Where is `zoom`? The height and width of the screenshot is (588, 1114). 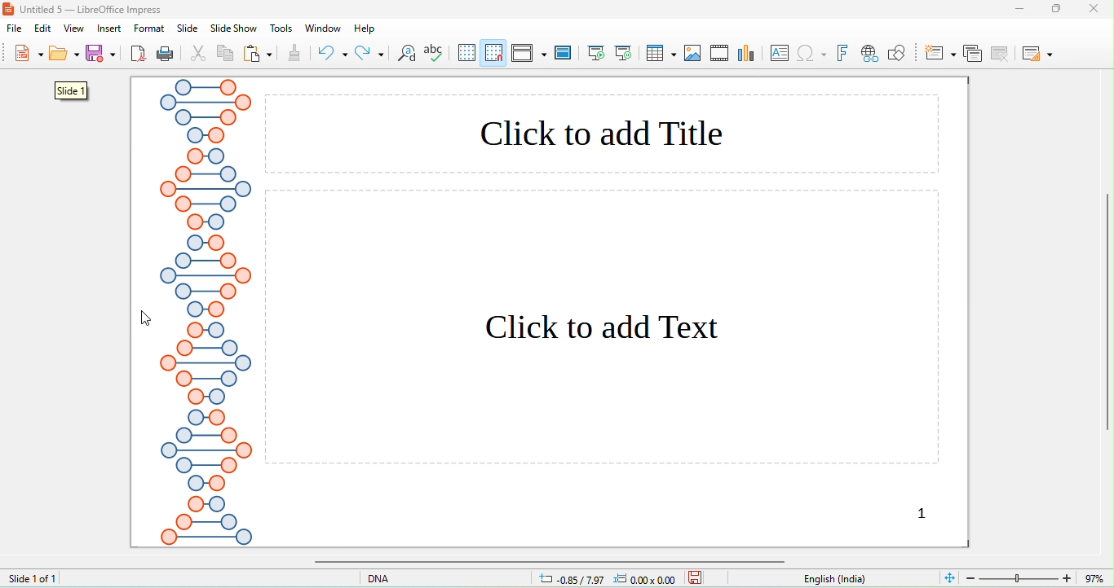
zoom is located at coordinates (1038, 577).